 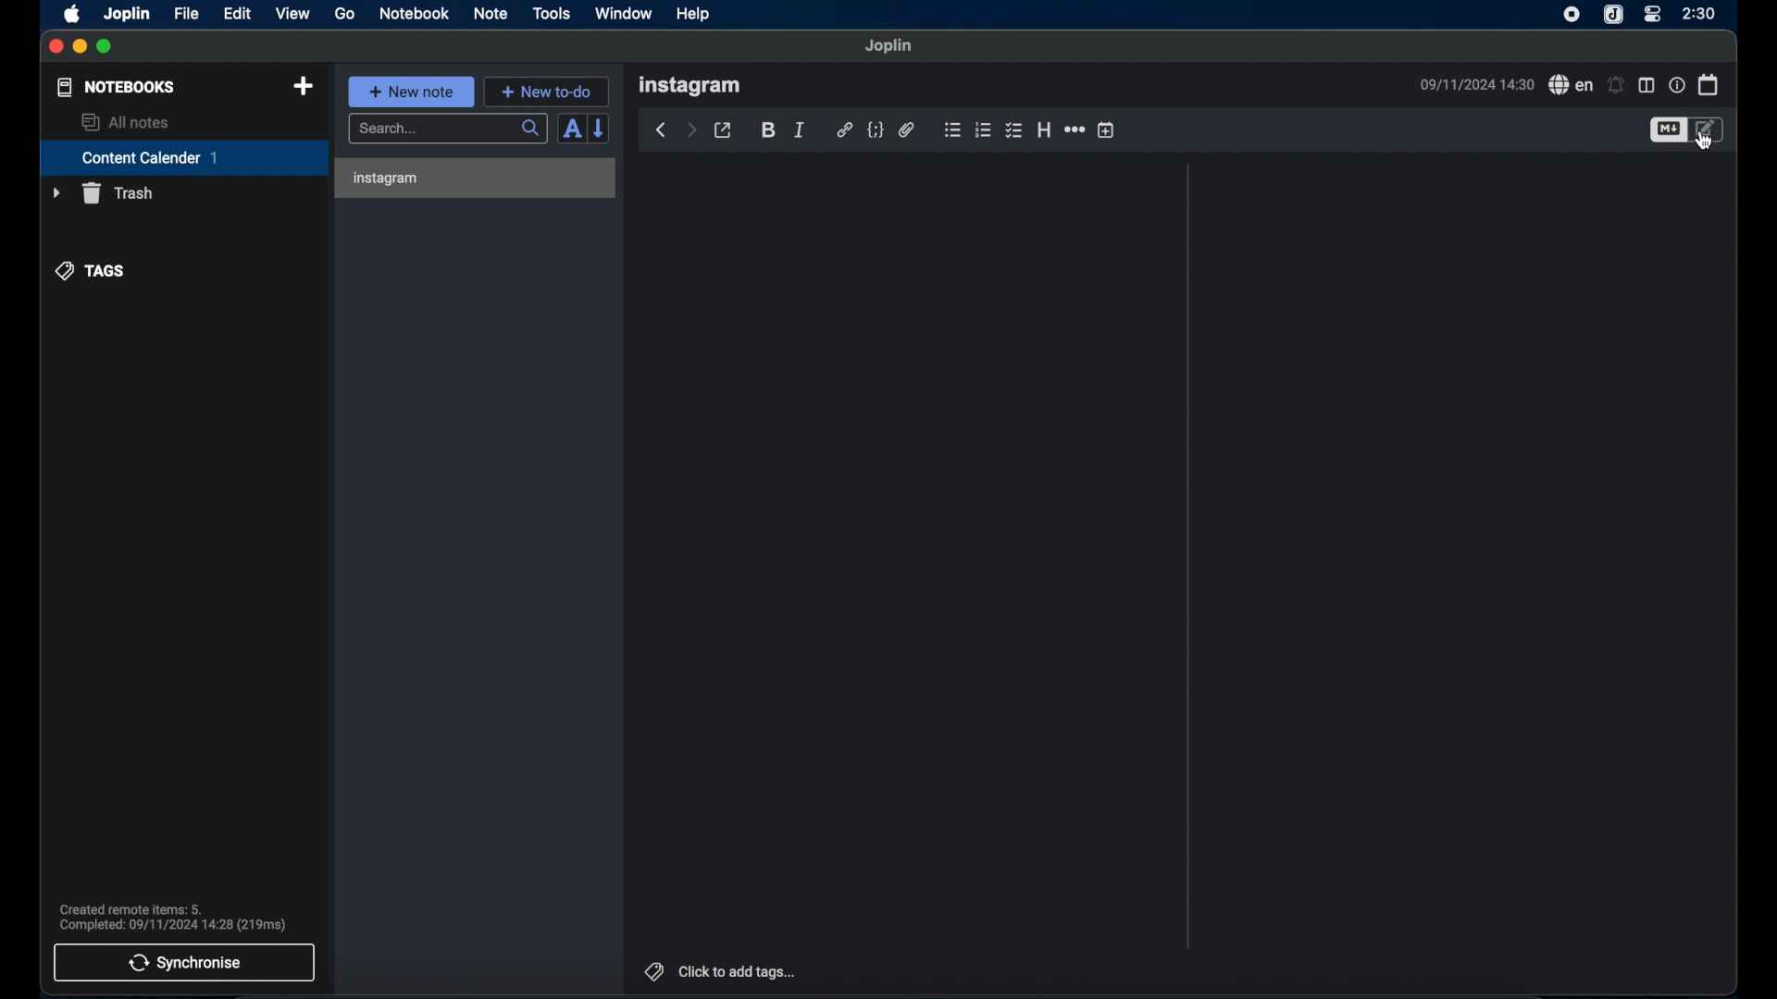 I want to click on toggle editor, so click(x=1666, y=130).